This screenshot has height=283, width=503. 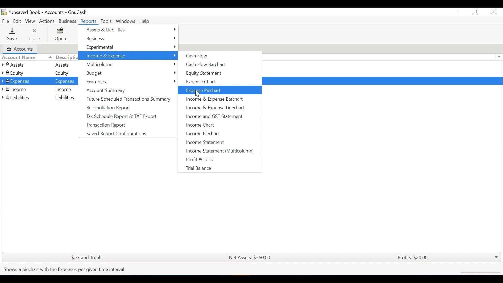 What do you see at coordinates (205, 64) in the screenshot?
I see `Cash flow Barchart` at bounding box center [205, 64].